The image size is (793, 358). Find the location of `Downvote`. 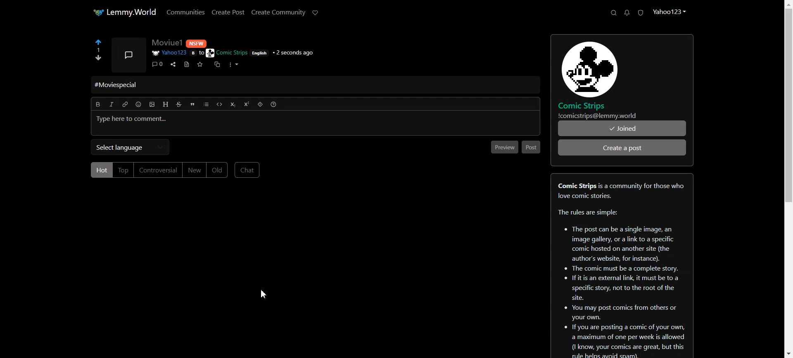

Downvote is located at coordinates (98, 58).